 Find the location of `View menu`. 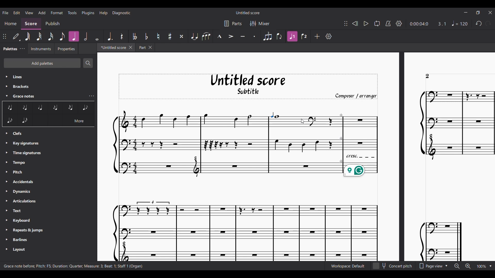

View menu is located at coordinates (29, 13).